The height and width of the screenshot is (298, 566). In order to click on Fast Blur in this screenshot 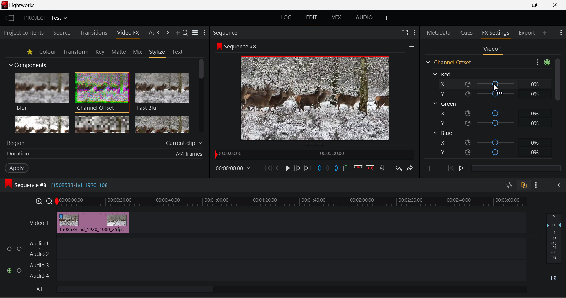, I will do `click(162, 92)`.